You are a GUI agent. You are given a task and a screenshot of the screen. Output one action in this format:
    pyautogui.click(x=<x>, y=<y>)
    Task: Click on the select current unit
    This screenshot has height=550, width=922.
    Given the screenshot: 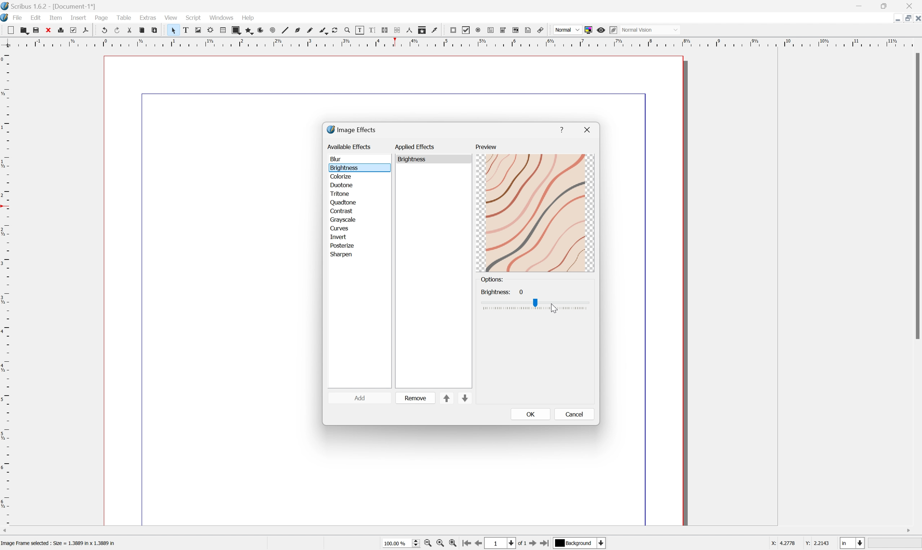 What is the action you would take?
    pyautogui.click(x=853, y=543)
    